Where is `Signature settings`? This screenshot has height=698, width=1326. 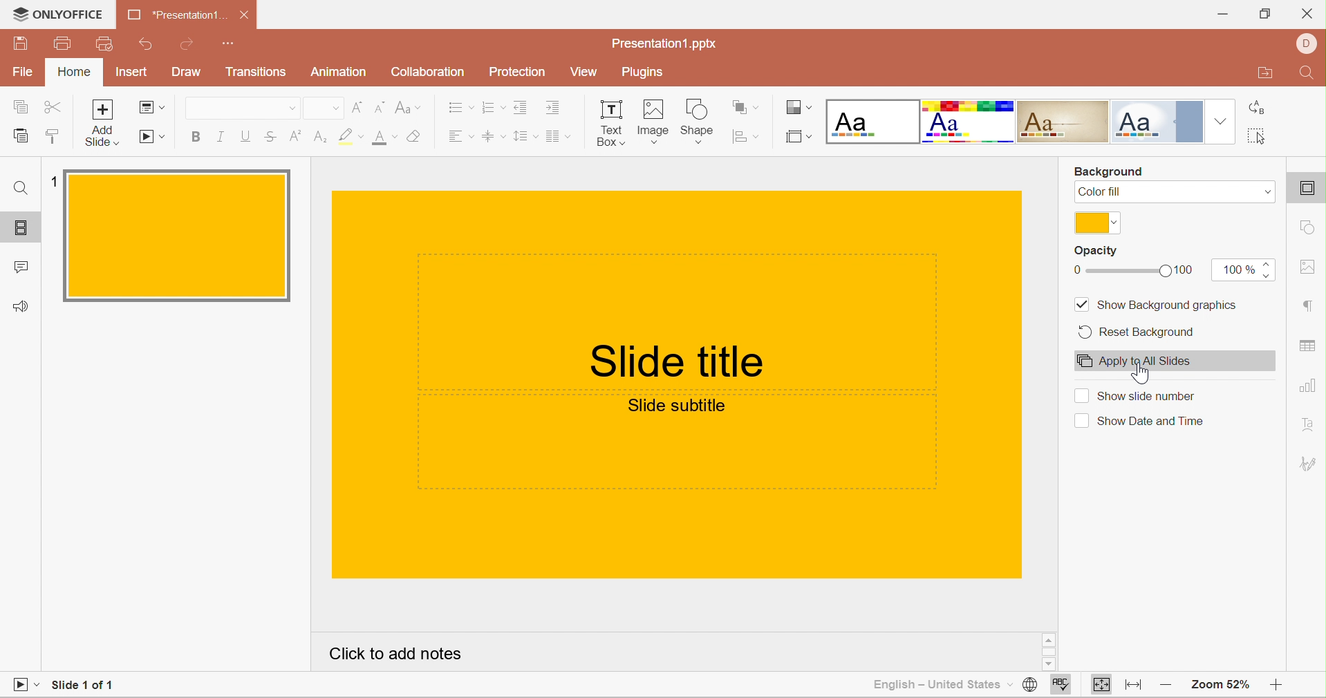 Signature settings is located at coordinates (1310, 462).